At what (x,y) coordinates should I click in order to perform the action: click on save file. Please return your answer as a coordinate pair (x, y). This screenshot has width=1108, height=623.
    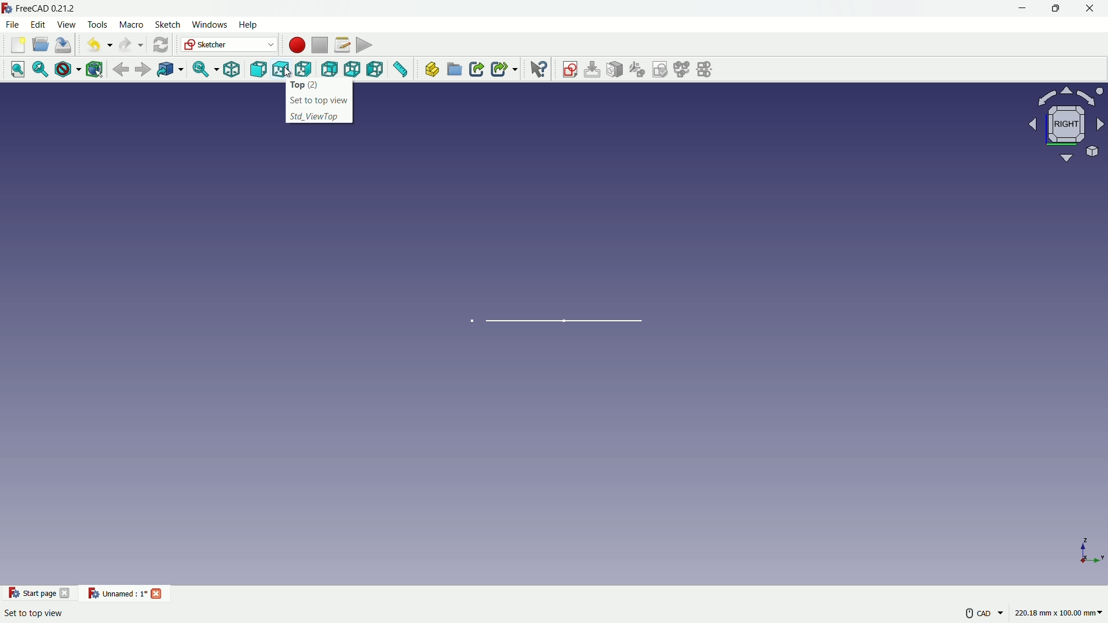
    Looking at the image, I should click on (65, 44).